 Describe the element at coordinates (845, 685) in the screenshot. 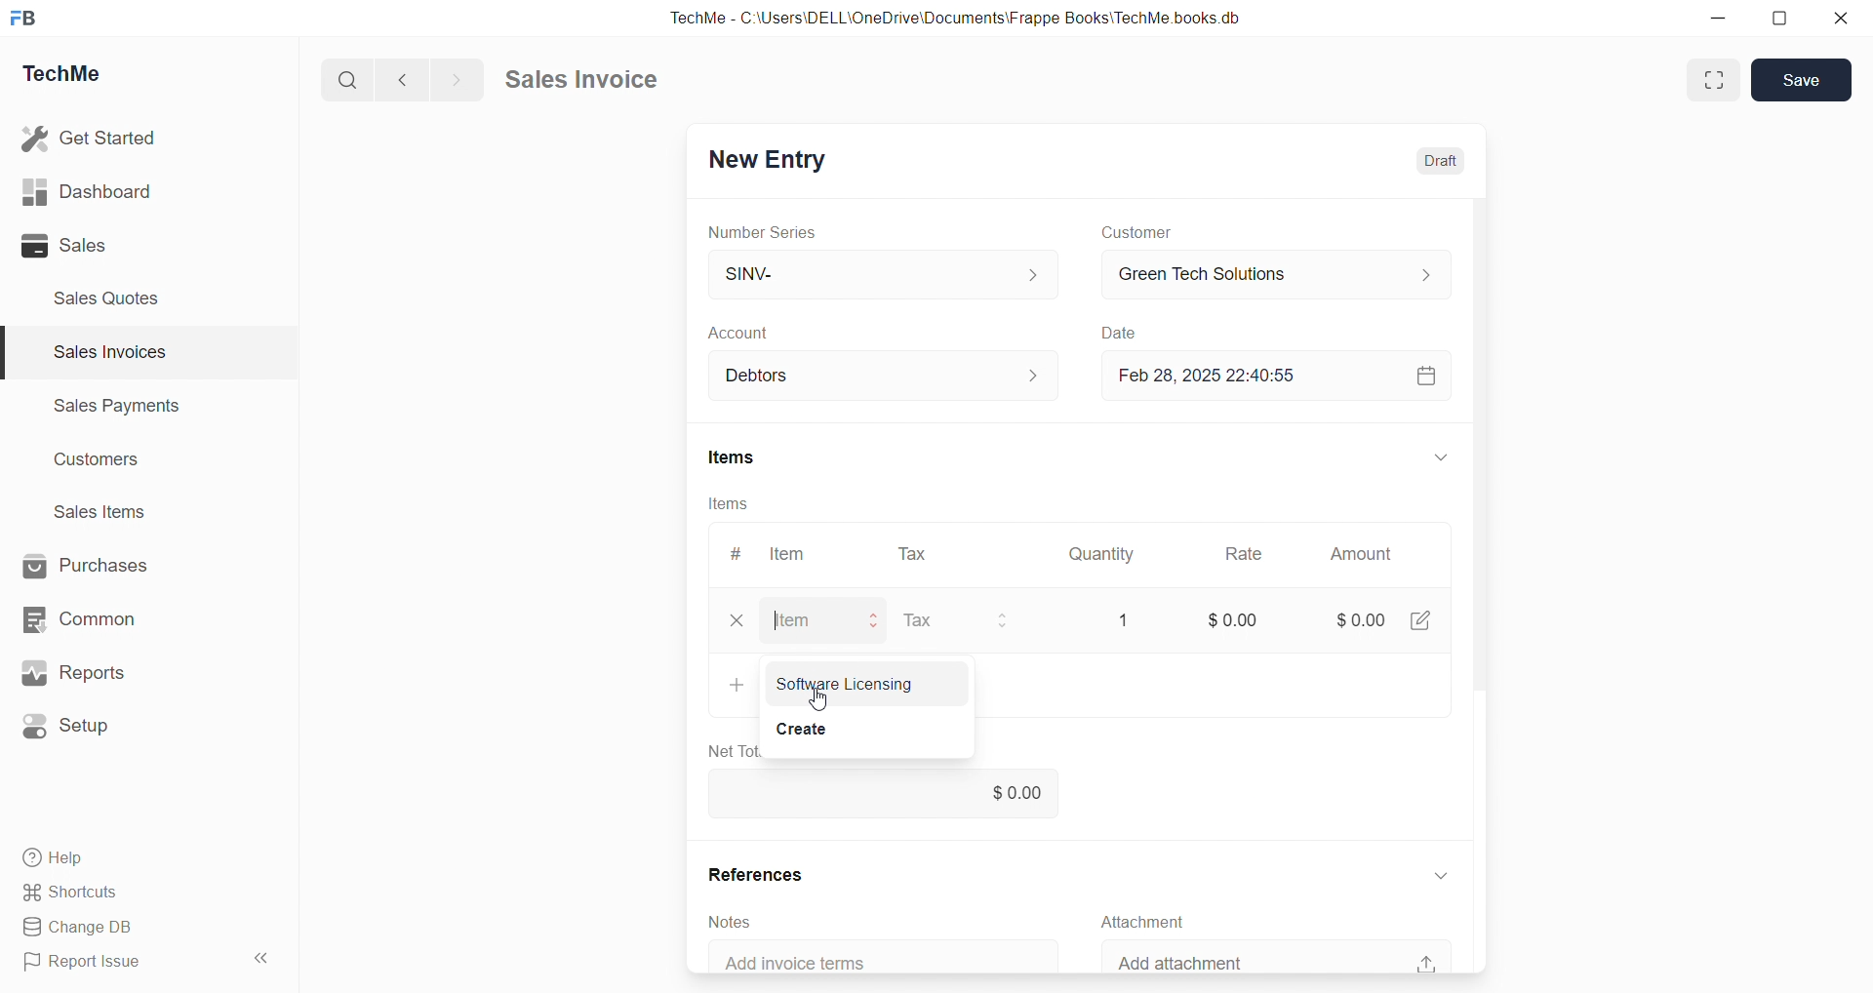

I see `Software Licensing` at that location.